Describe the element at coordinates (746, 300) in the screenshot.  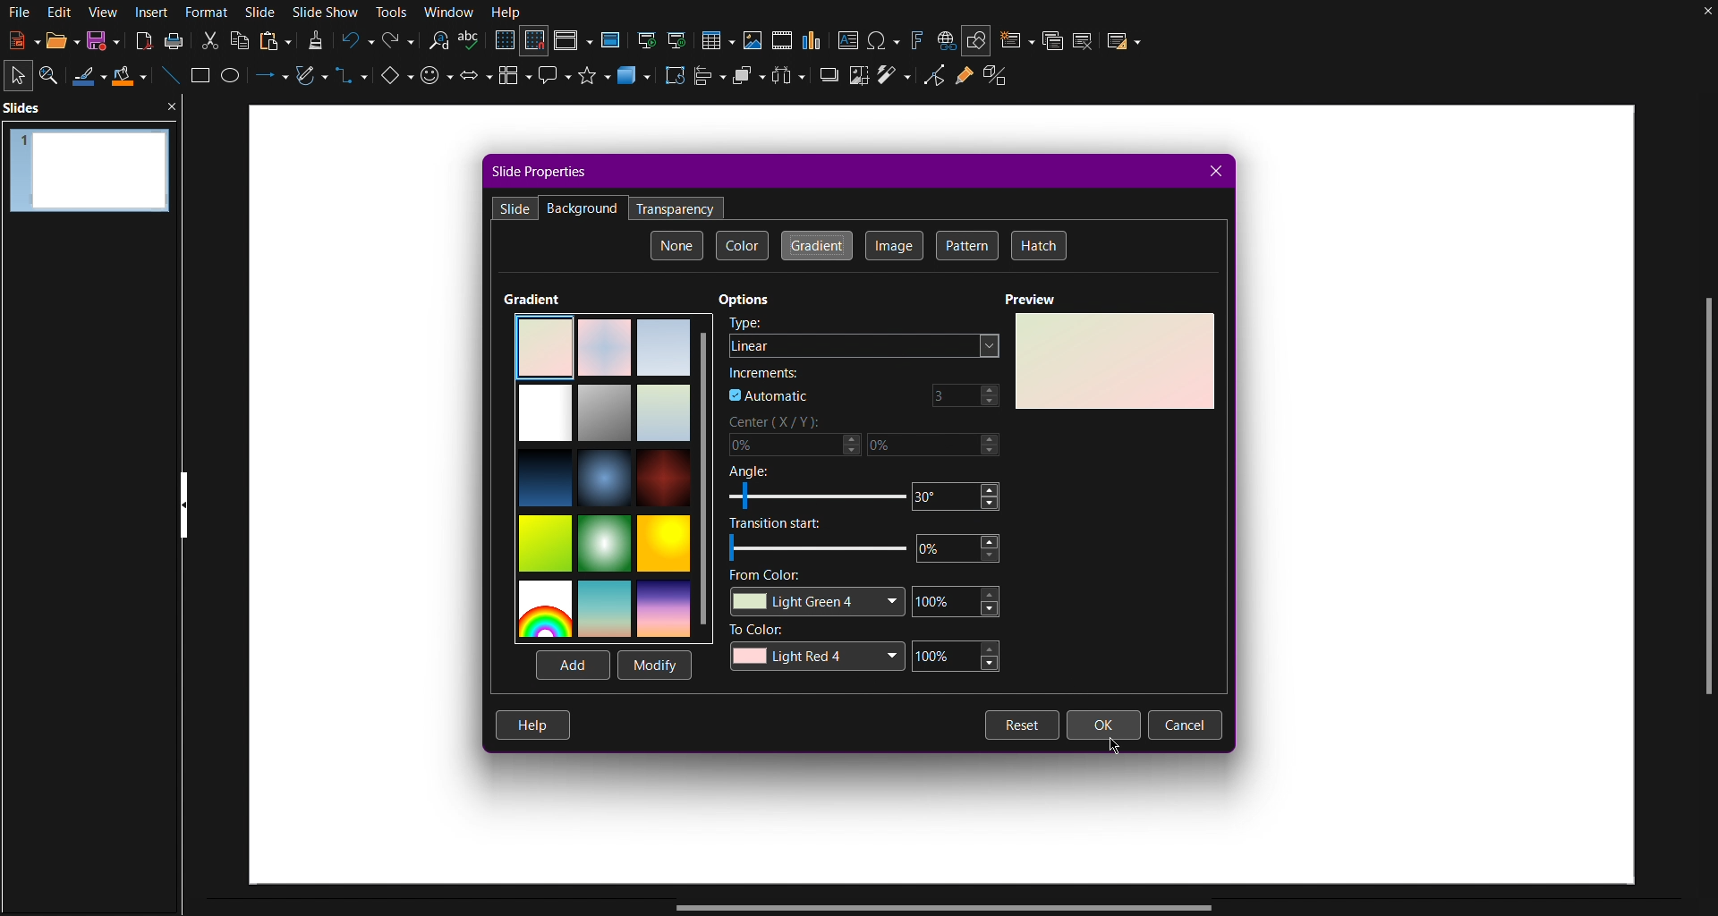
I see `Options` at that location.